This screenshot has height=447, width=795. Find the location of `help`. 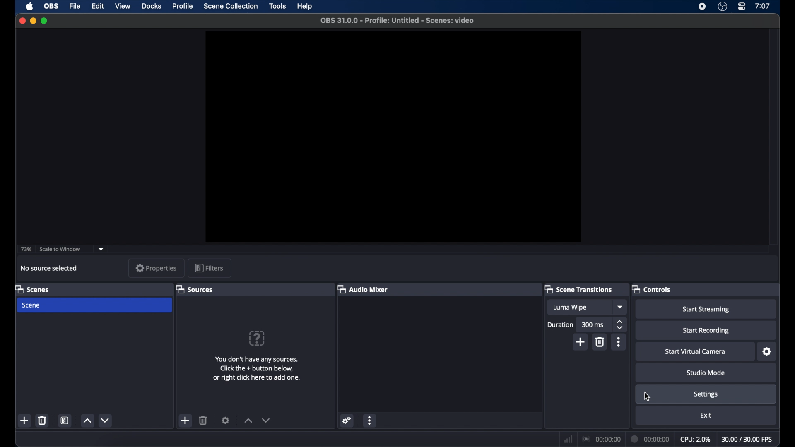

help is located at coordinates (305, 6).